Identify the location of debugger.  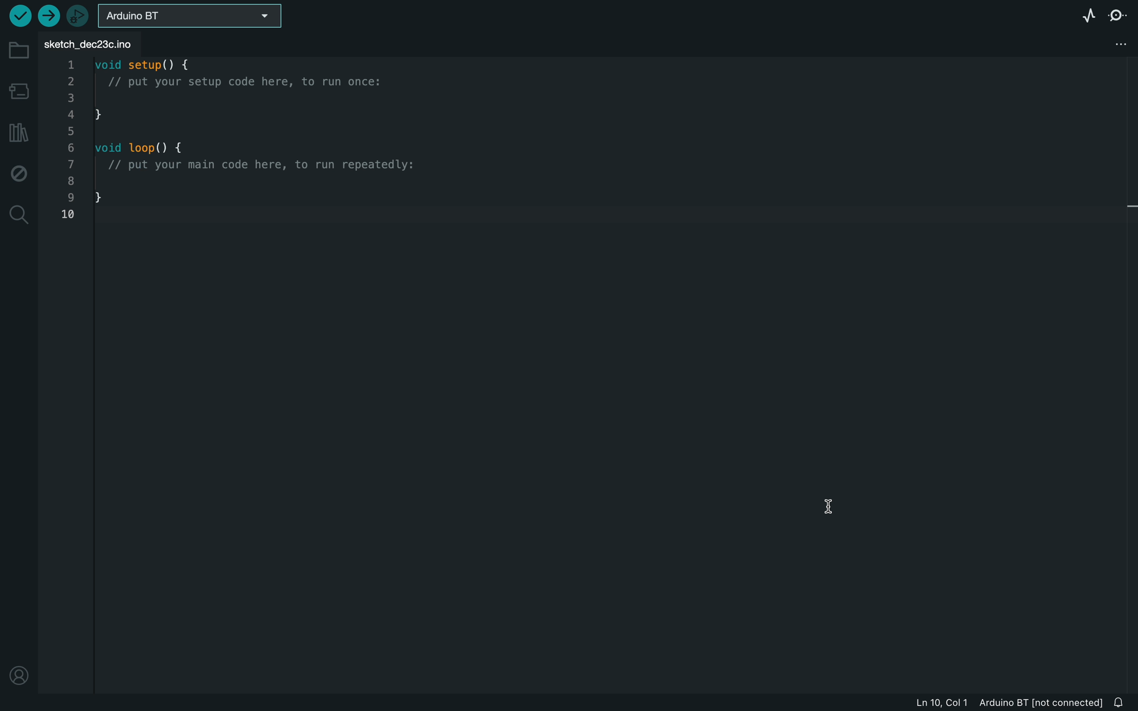
(78, 15).